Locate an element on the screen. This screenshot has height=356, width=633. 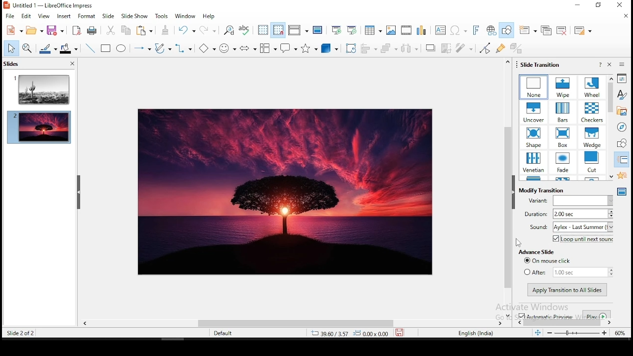
transition effects is located at coordinates (593, 87).